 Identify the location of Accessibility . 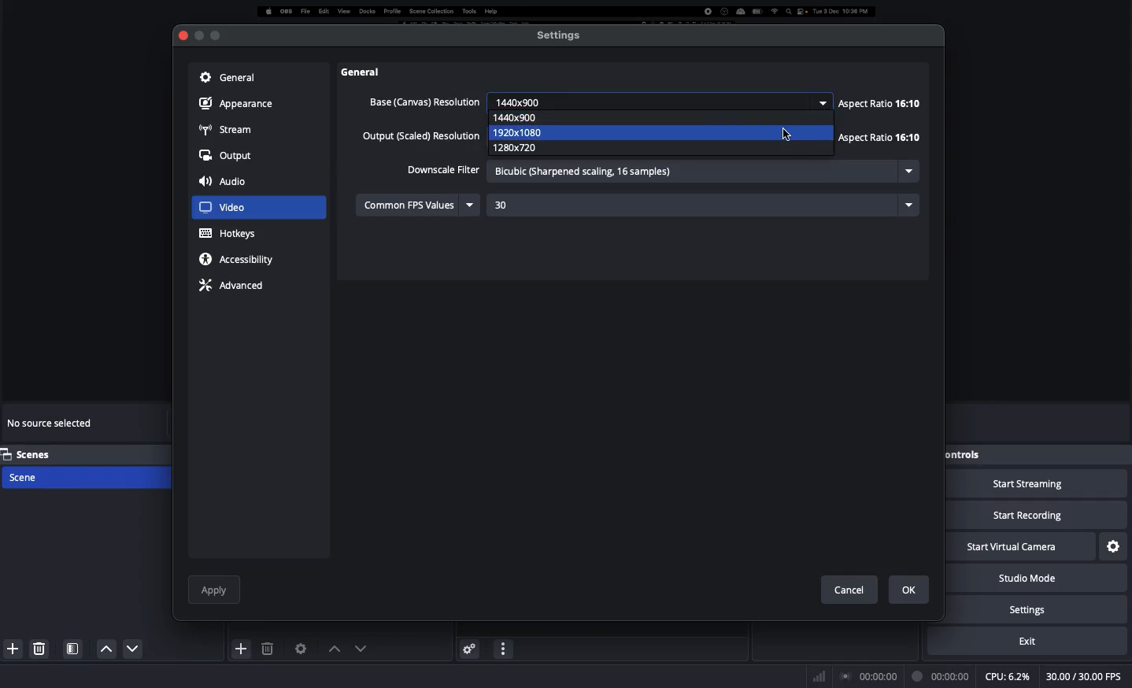
(241, 259).